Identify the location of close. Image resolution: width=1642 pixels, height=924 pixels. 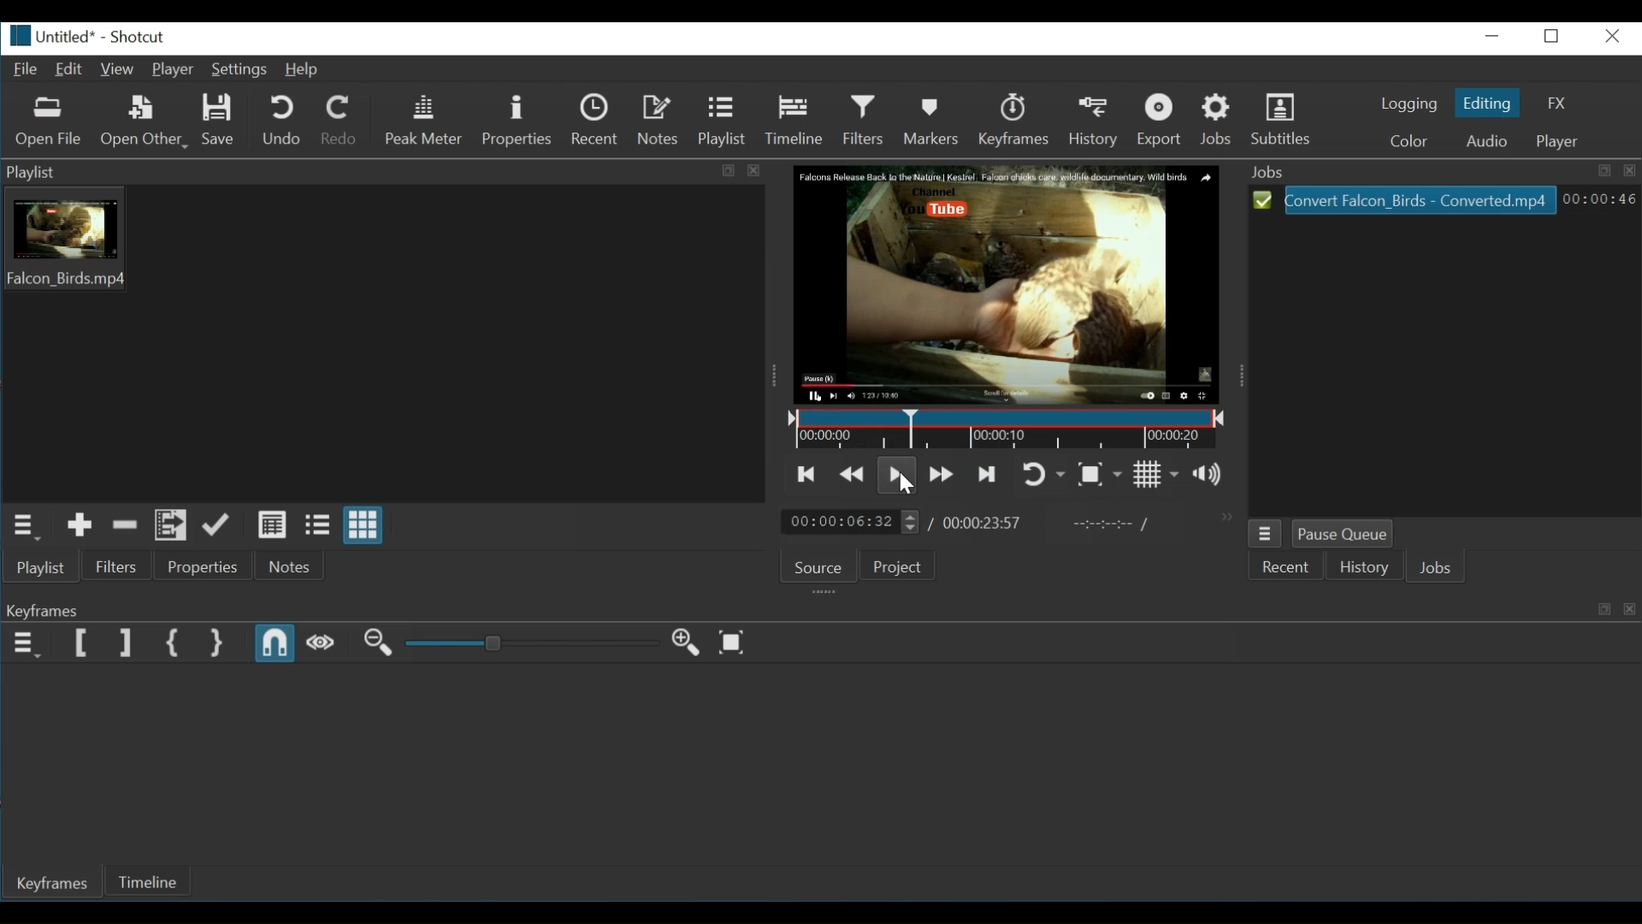
(1609, 38).